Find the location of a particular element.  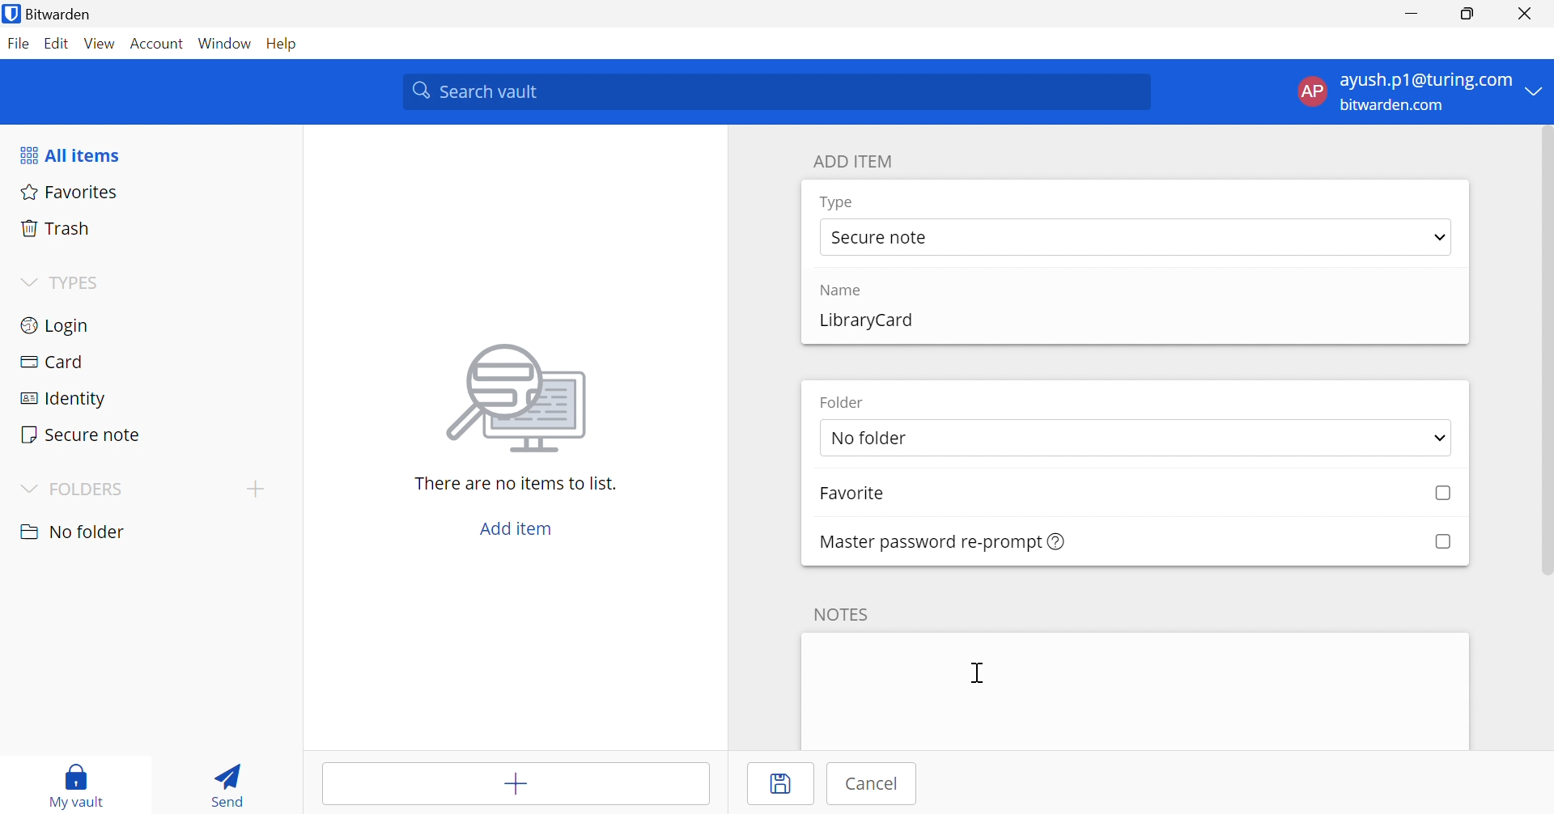

Checkbox is located at coordinates (1441, 541).